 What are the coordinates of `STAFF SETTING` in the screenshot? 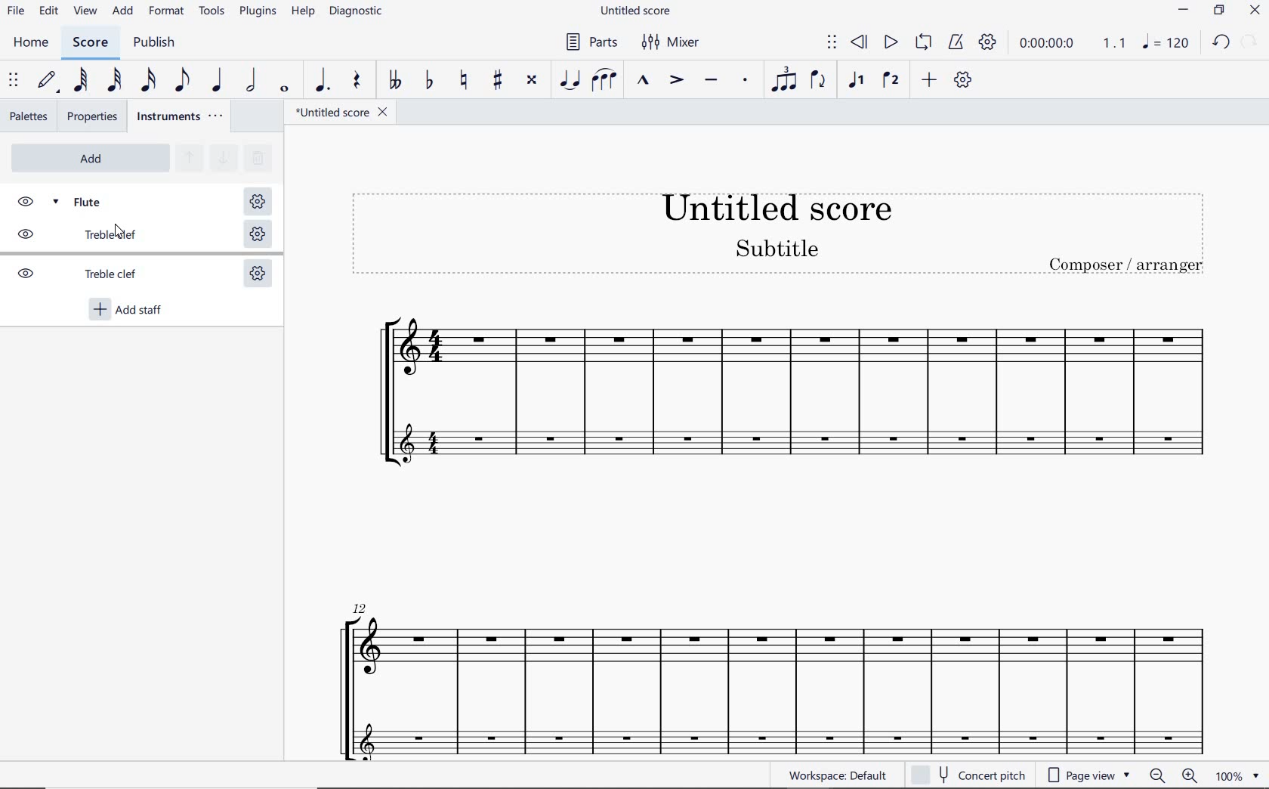 It's located at (257, 276).